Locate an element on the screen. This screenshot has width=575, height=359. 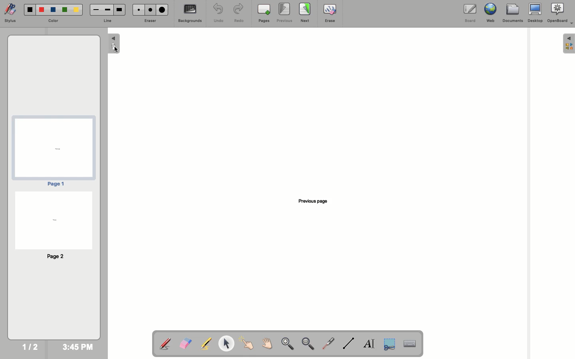
Annotate the document is located at coordinates (165, 344).